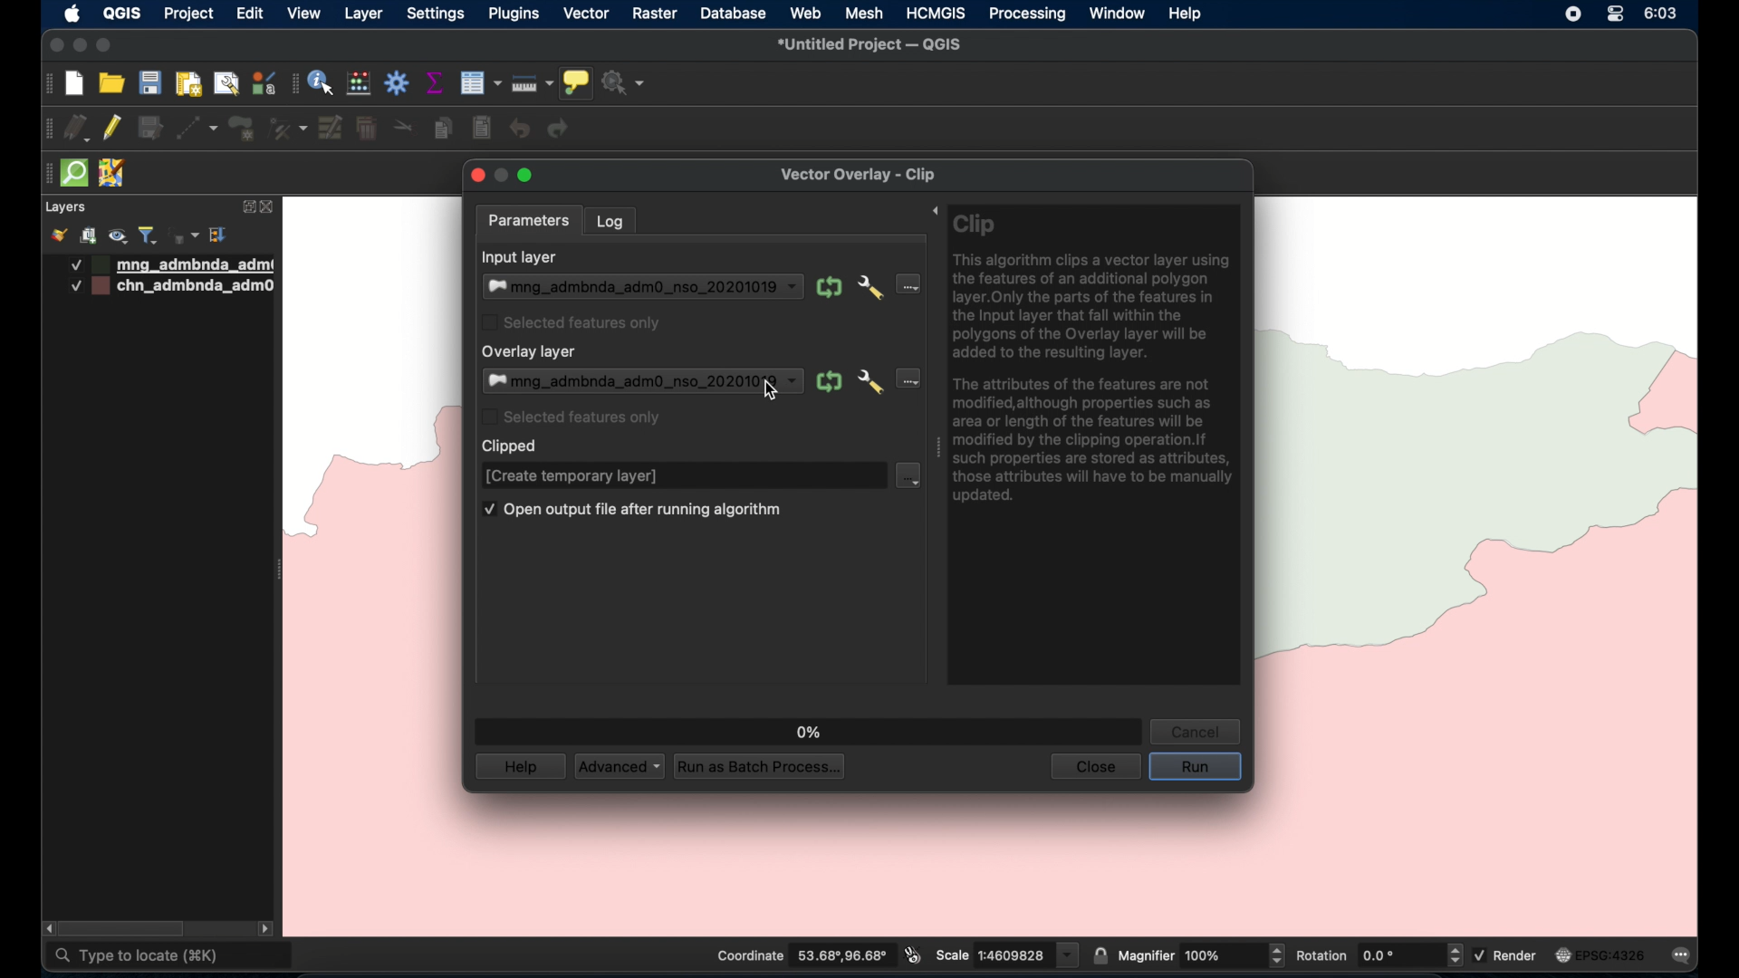 The image size is (1739, 978). Describe the element at coordinates (110, 82) in the screenshot. I see `open project` at that location.